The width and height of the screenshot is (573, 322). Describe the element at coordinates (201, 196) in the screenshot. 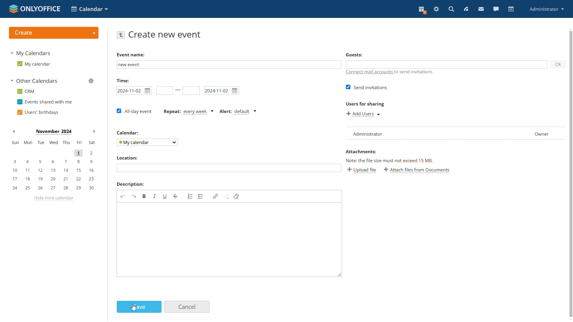

I see `insert/remove bulleted list` at that location.